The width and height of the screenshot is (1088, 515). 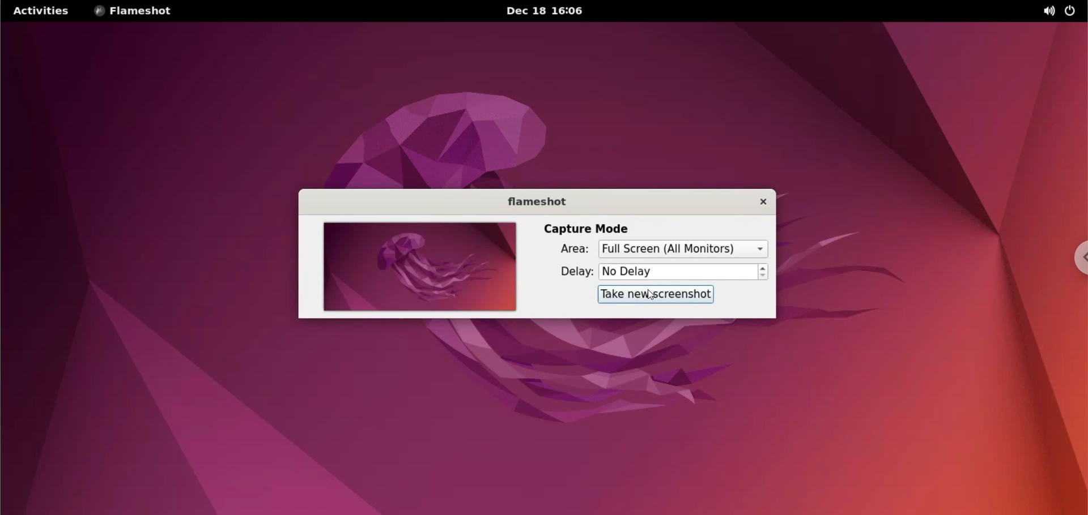 What do you see at coordinates (682, 249) in the screenshot?
I see `capture area options` at bounding box center [682, 249].